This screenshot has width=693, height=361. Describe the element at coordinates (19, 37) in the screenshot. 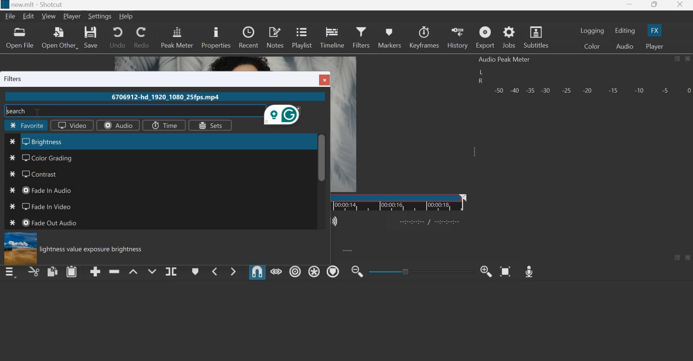

I see `open file` at that location.